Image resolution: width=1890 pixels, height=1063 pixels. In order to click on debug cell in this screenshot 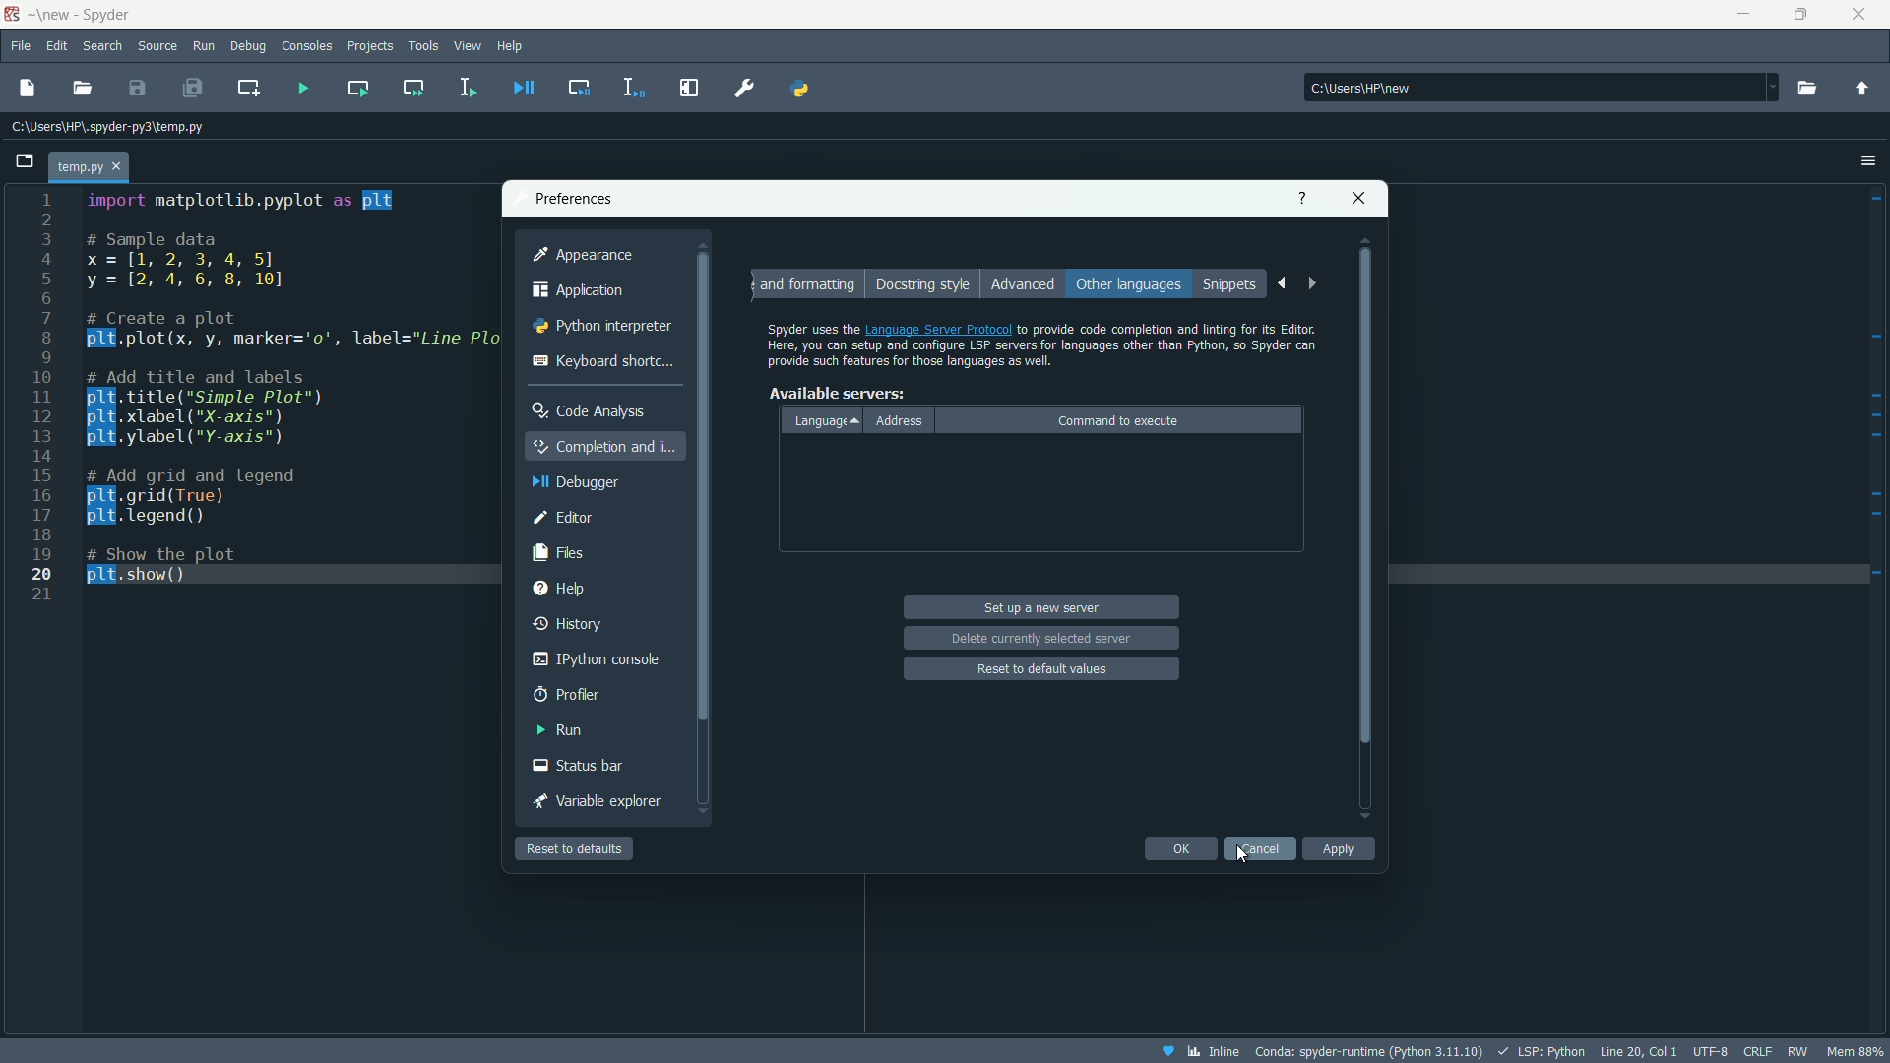, I will do `click(578, 86)`.